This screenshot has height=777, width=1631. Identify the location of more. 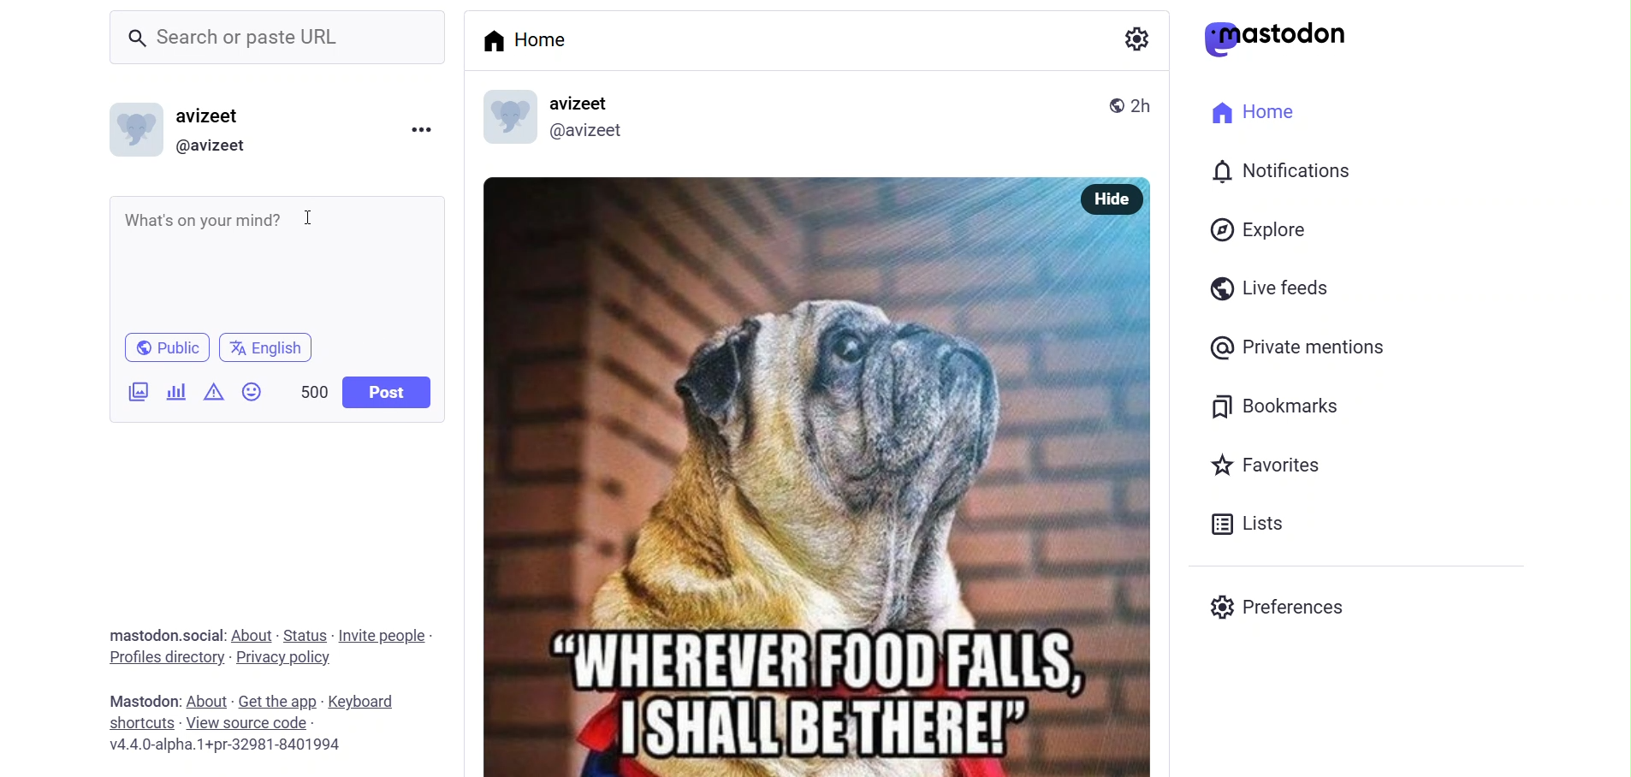
(417, 128).